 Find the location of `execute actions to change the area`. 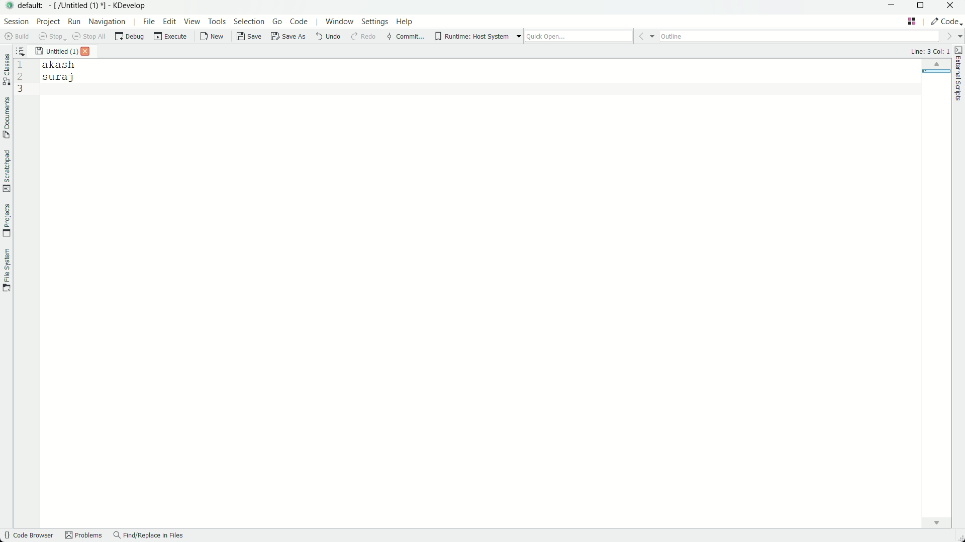

execute actions to change the area is located at coordinates (946, 21).